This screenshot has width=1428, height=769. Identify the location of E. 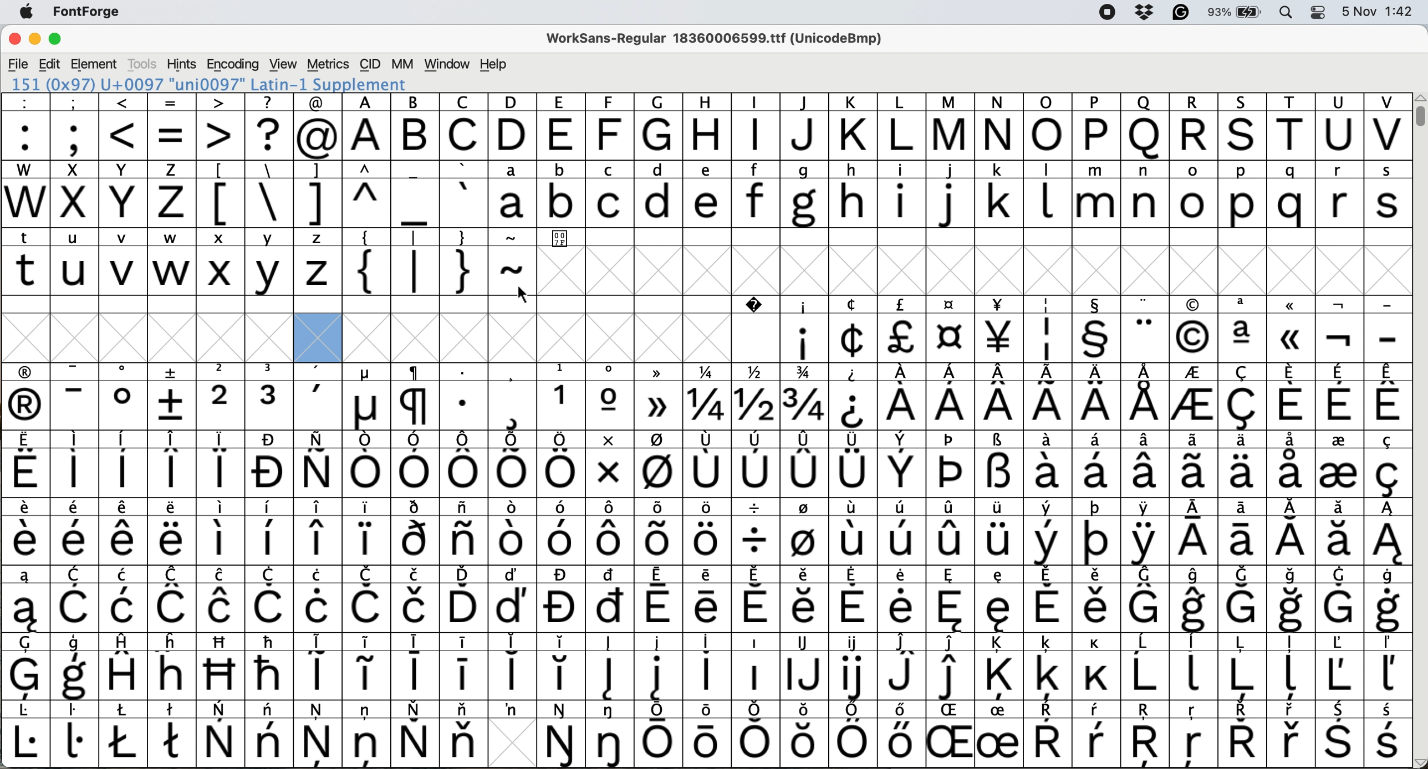
(562, 126).